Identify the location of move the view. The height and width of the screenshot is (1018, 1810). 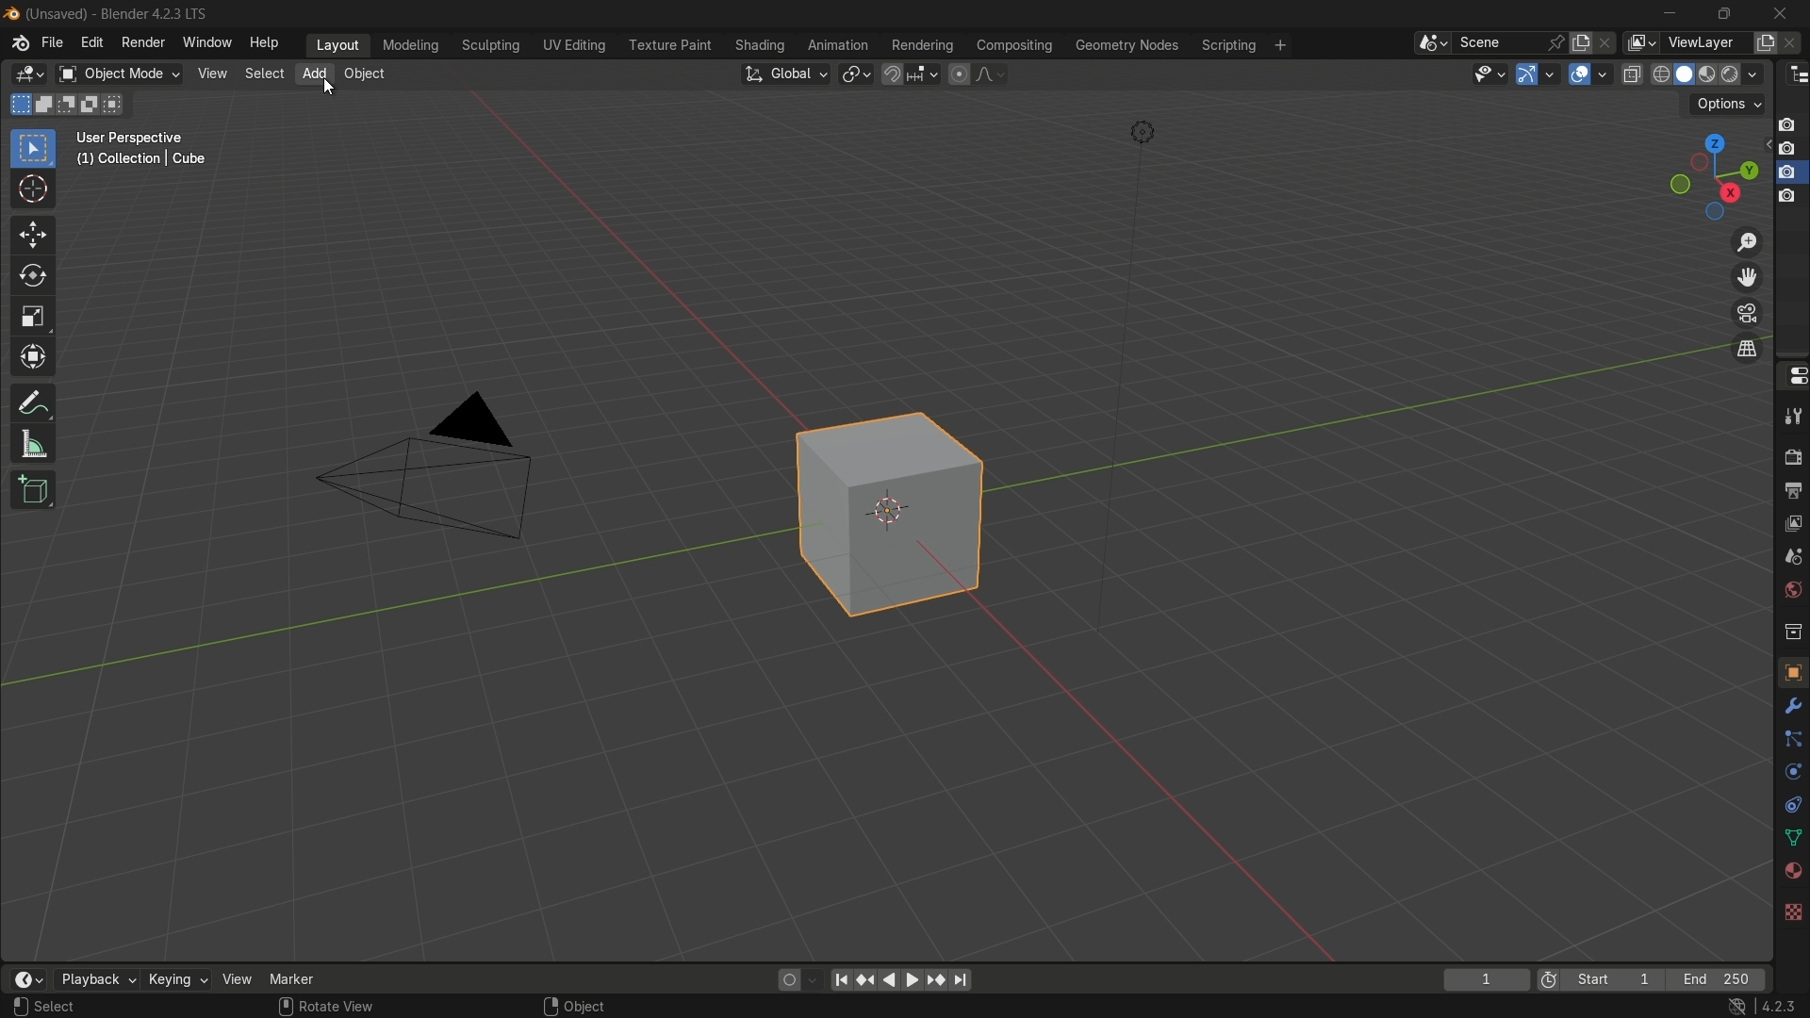
(1745, 278).